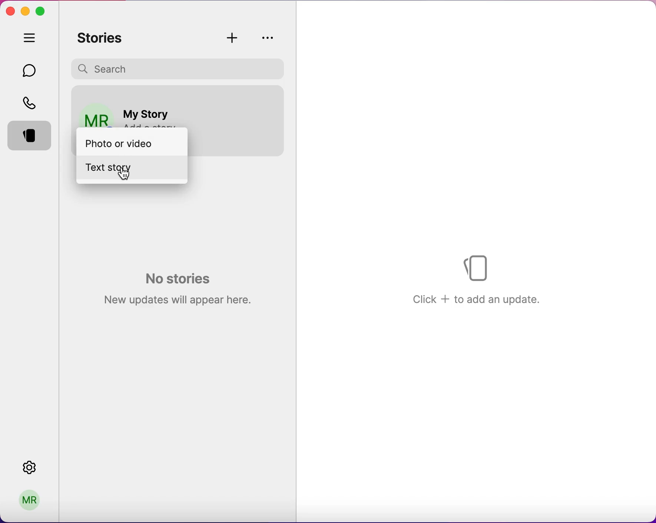 Image resolution: width=656 pixels, height=523 pixels. I want to click on search, so click(180, 68).